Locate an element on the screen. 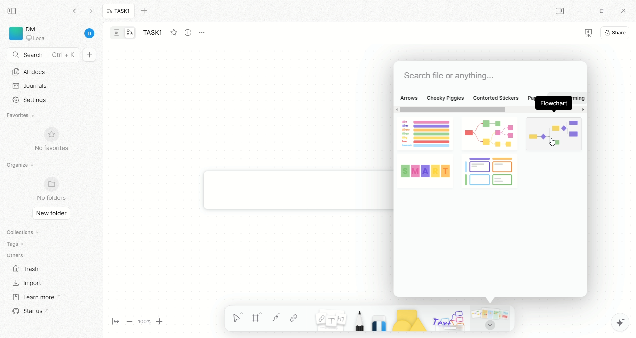 The image size is (636, 338). favorites is located at coordinates (22, 116).